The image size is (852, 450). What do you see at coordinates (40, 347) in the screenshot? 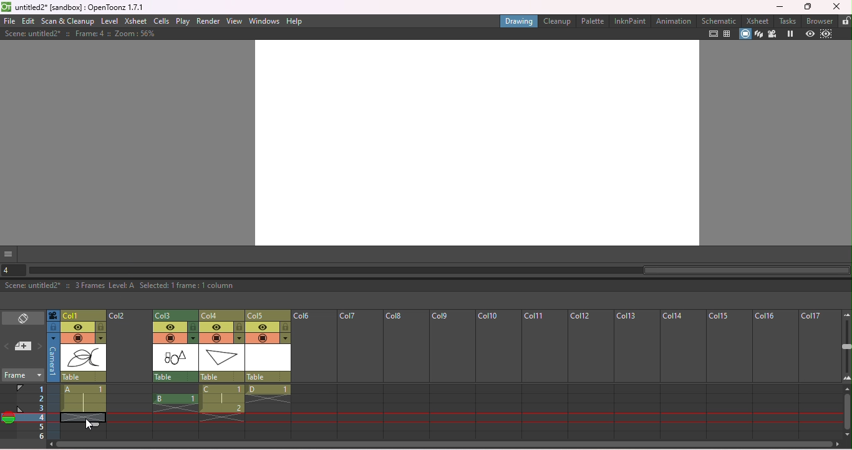
I see `Next memo` at bounding box center [40, 347].